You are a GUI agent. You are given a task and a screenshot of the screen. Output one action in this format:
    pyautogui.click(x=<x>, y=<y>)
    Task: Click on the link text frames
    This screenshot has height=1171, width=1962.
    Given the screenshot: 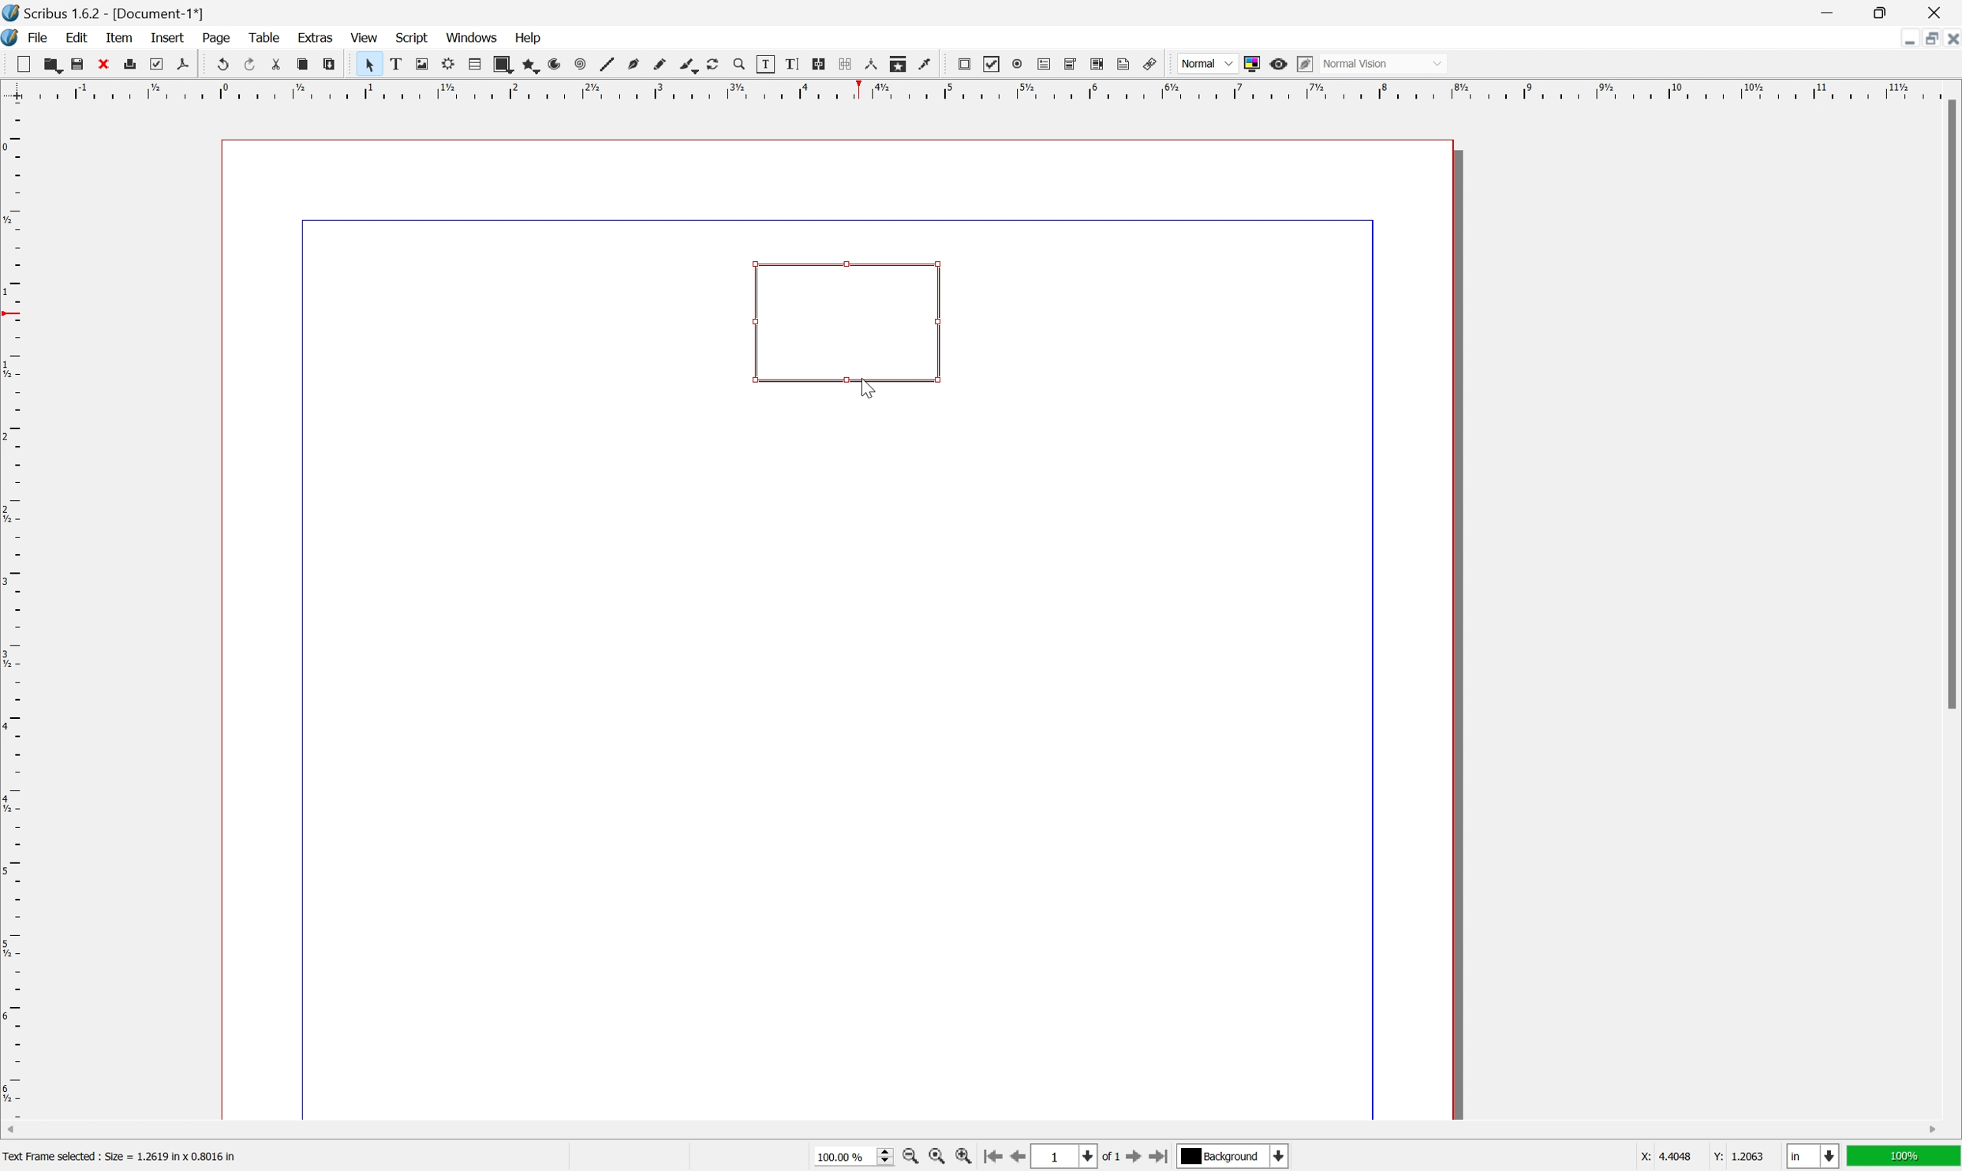 What is the action you would take?
    pyautogui.click(x=819, y=63)
    